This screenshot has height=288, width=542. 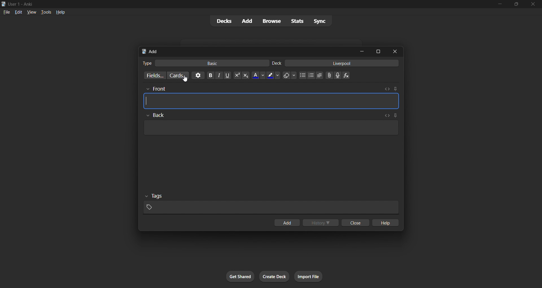 What do you see at coordinates (310, 277) in the screenshot?
I see `import file` at bounding box center [310, 277].